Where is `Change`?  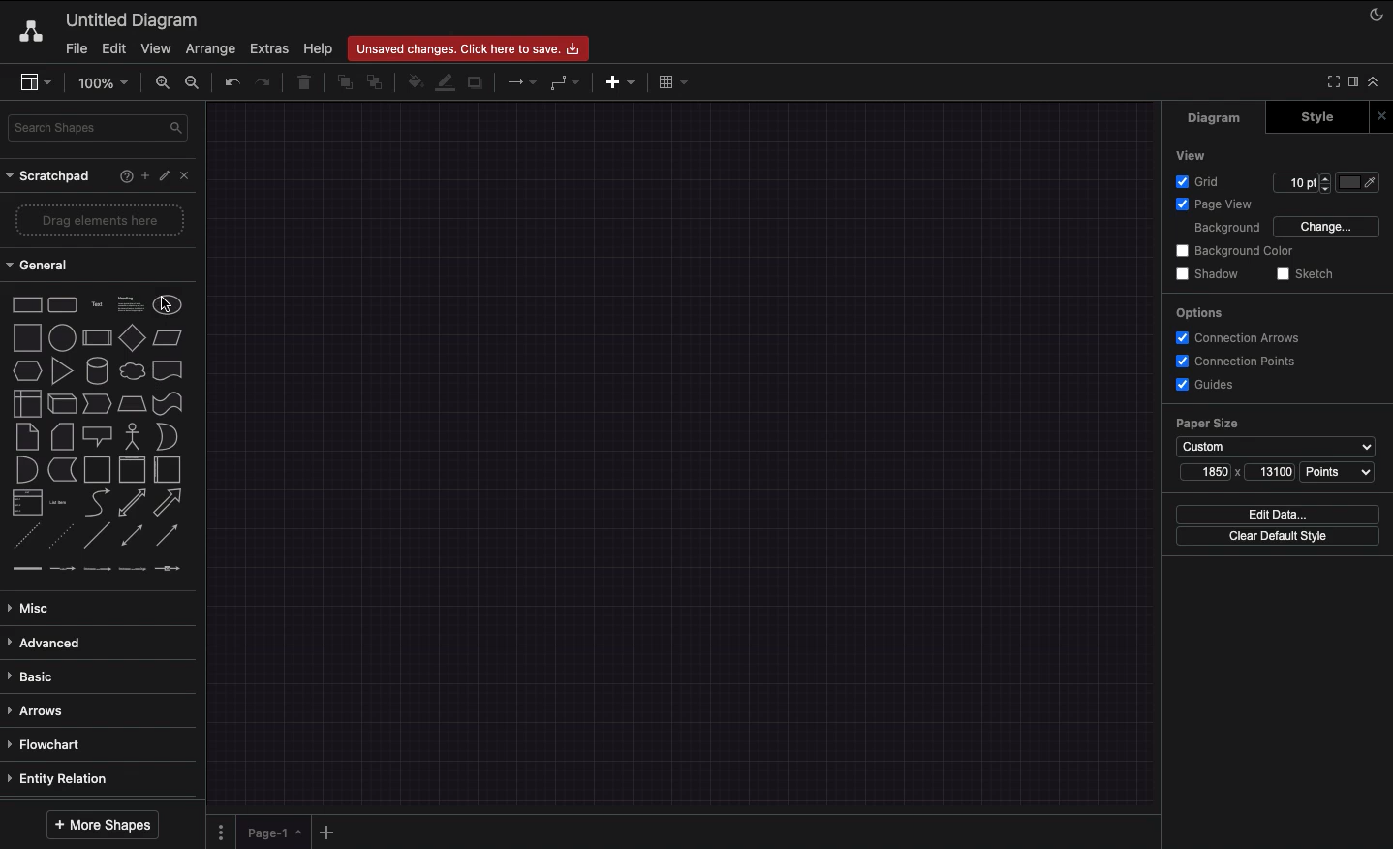
Change is located at coordinates (1325, 225).